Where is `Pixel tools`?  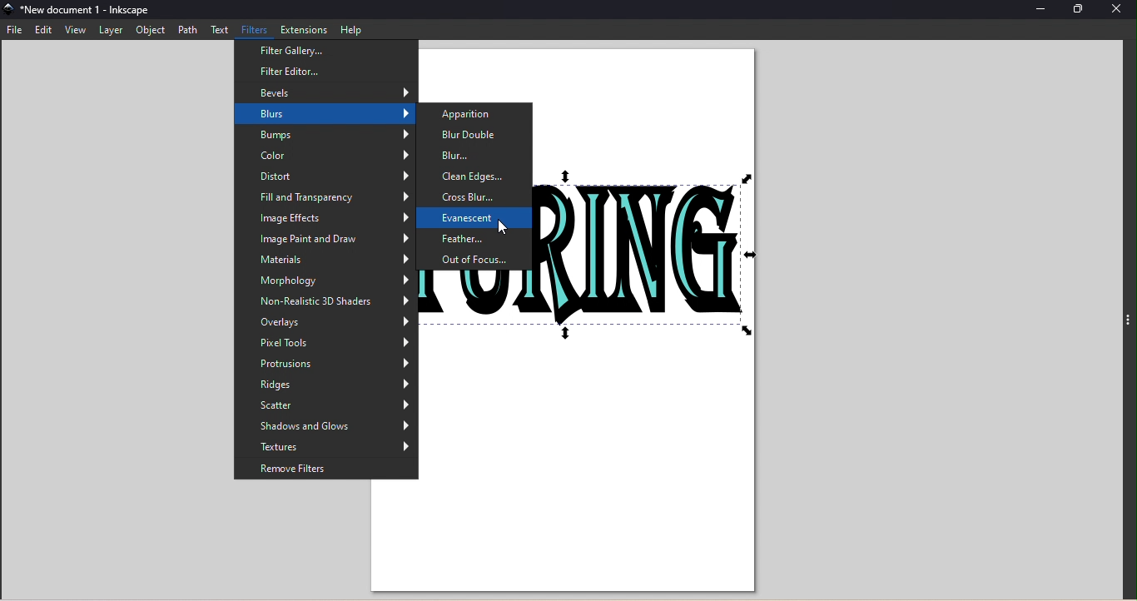
Pixel tools is located at coordinates (325, 340).